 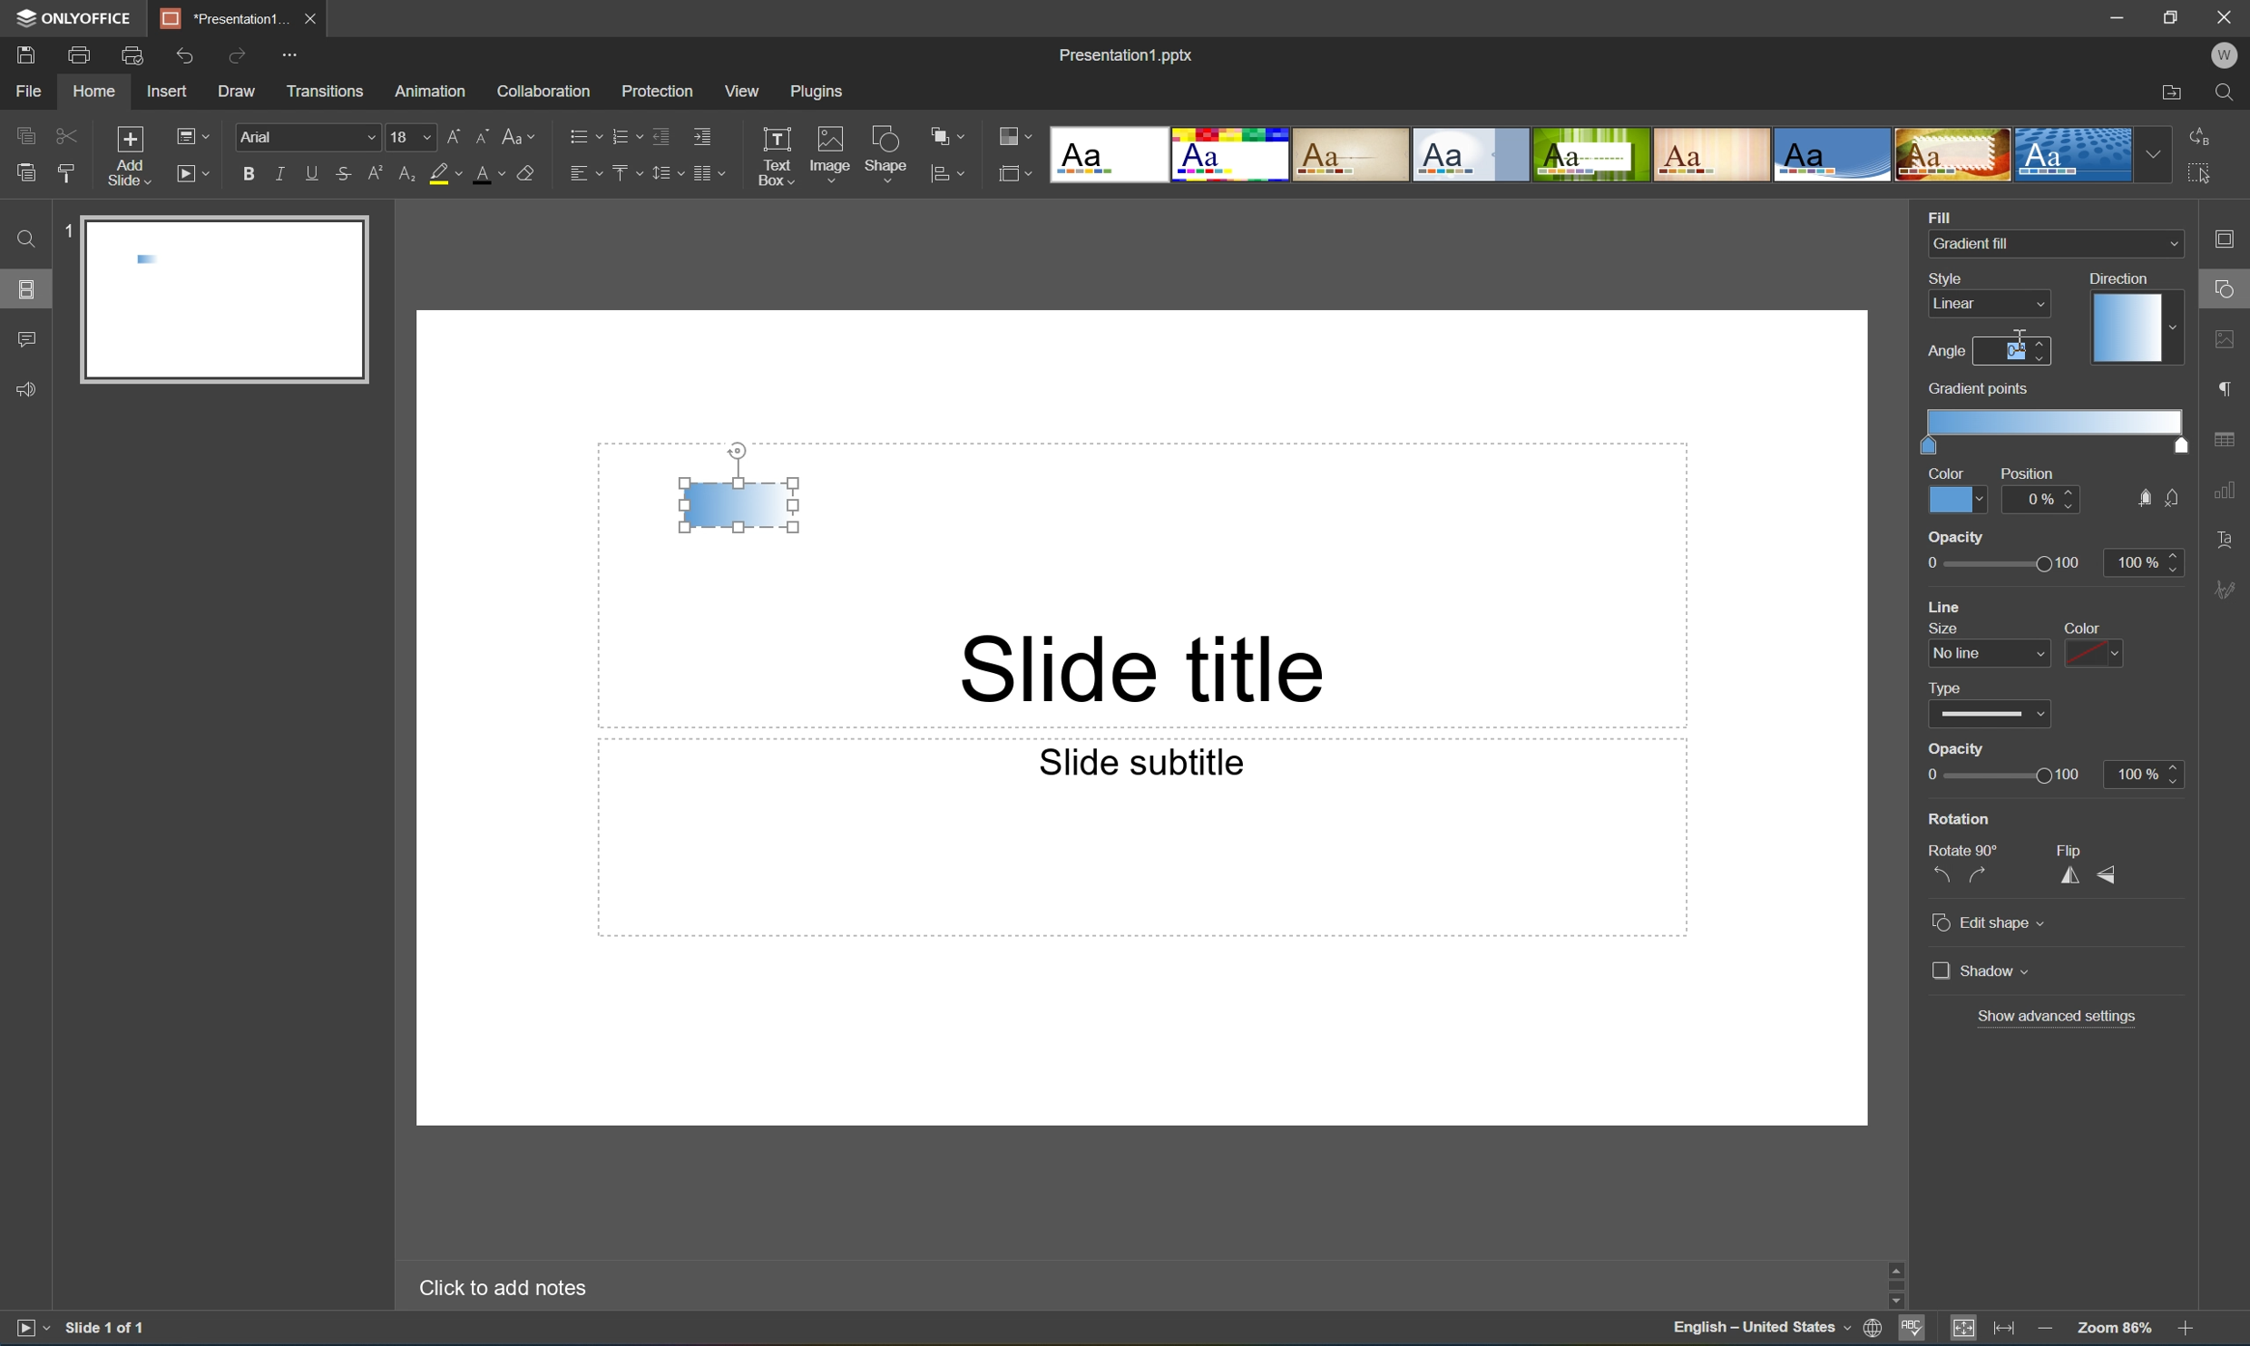 What do you see at coordinates (1941, 875) in the screenshot?
I see `Rotate 90° counterclockwise` at bounding box center [1941, 875].